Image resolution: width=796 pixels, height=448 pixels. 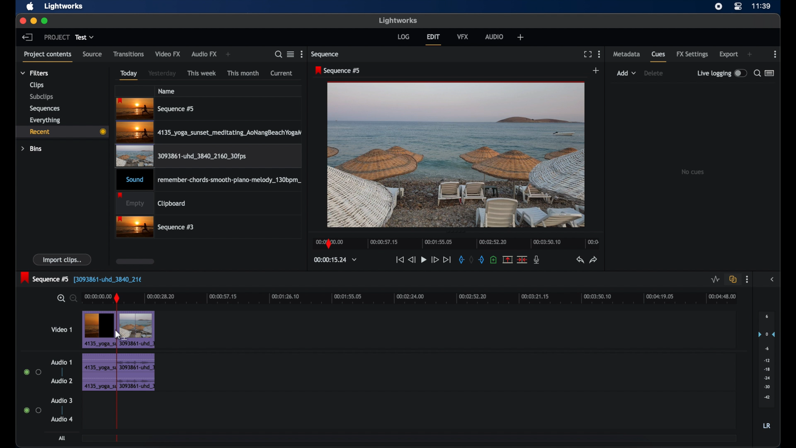 I want to click on test, so click(x=85, y=37).